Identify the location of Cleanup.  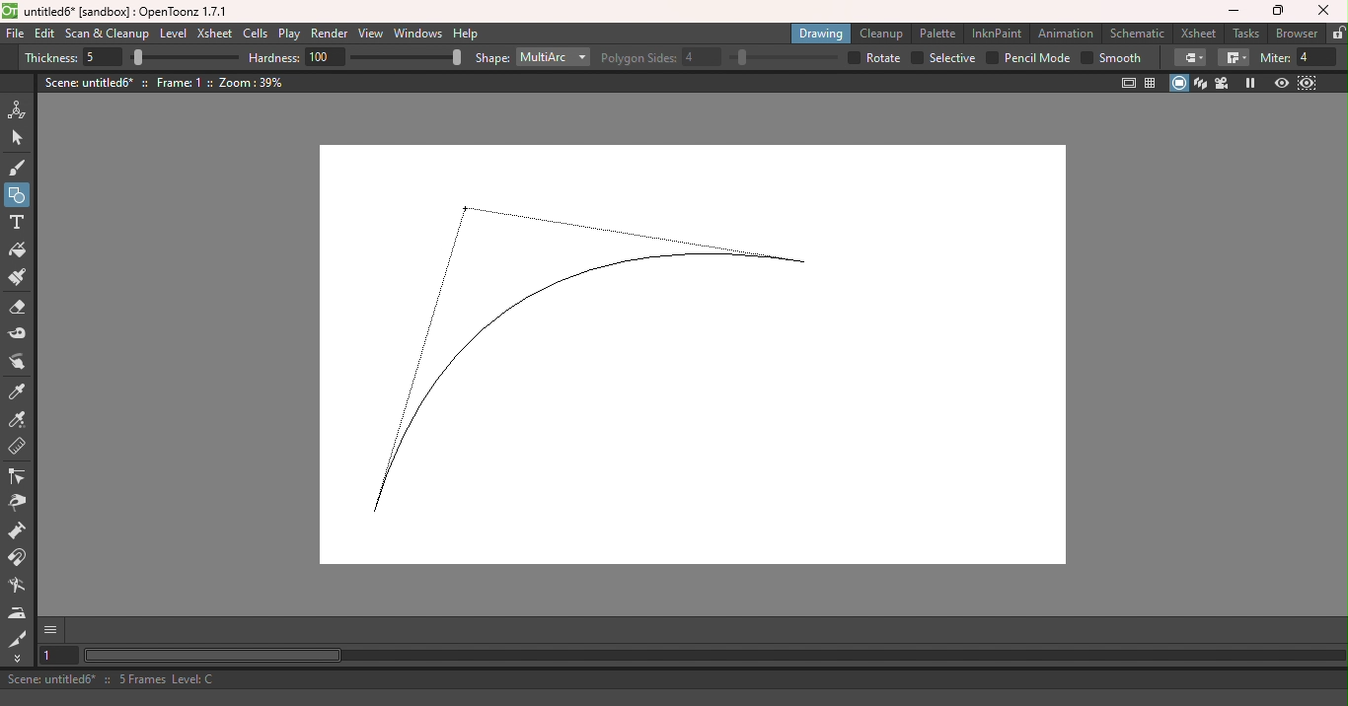
(880, 35).